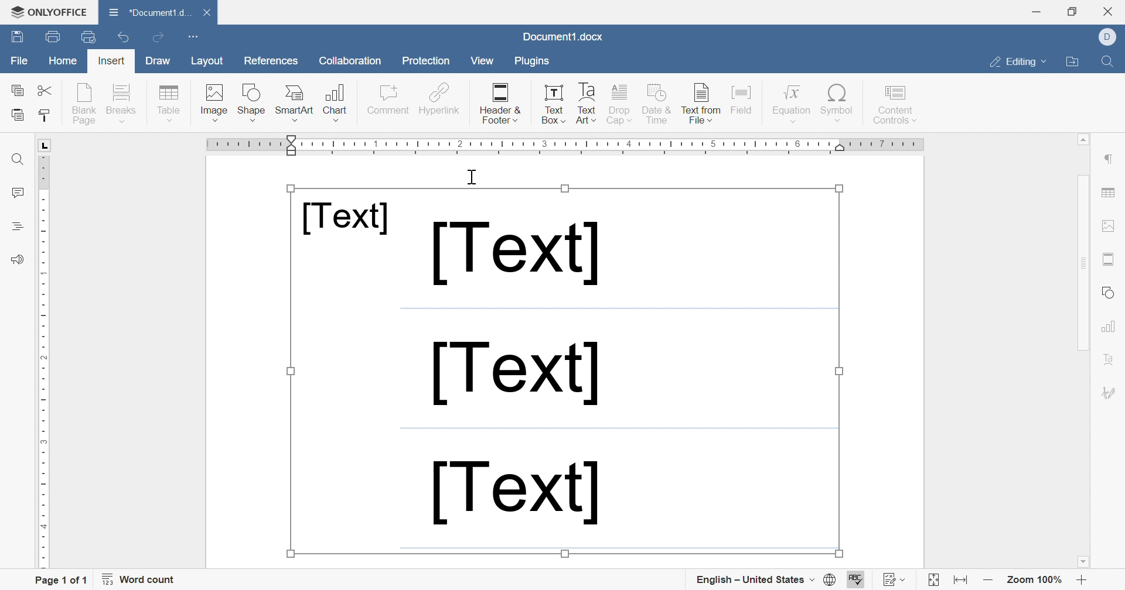  Describe the element at coordinates (1110, 192) in the screenshot. I see `Table settings` at that location.